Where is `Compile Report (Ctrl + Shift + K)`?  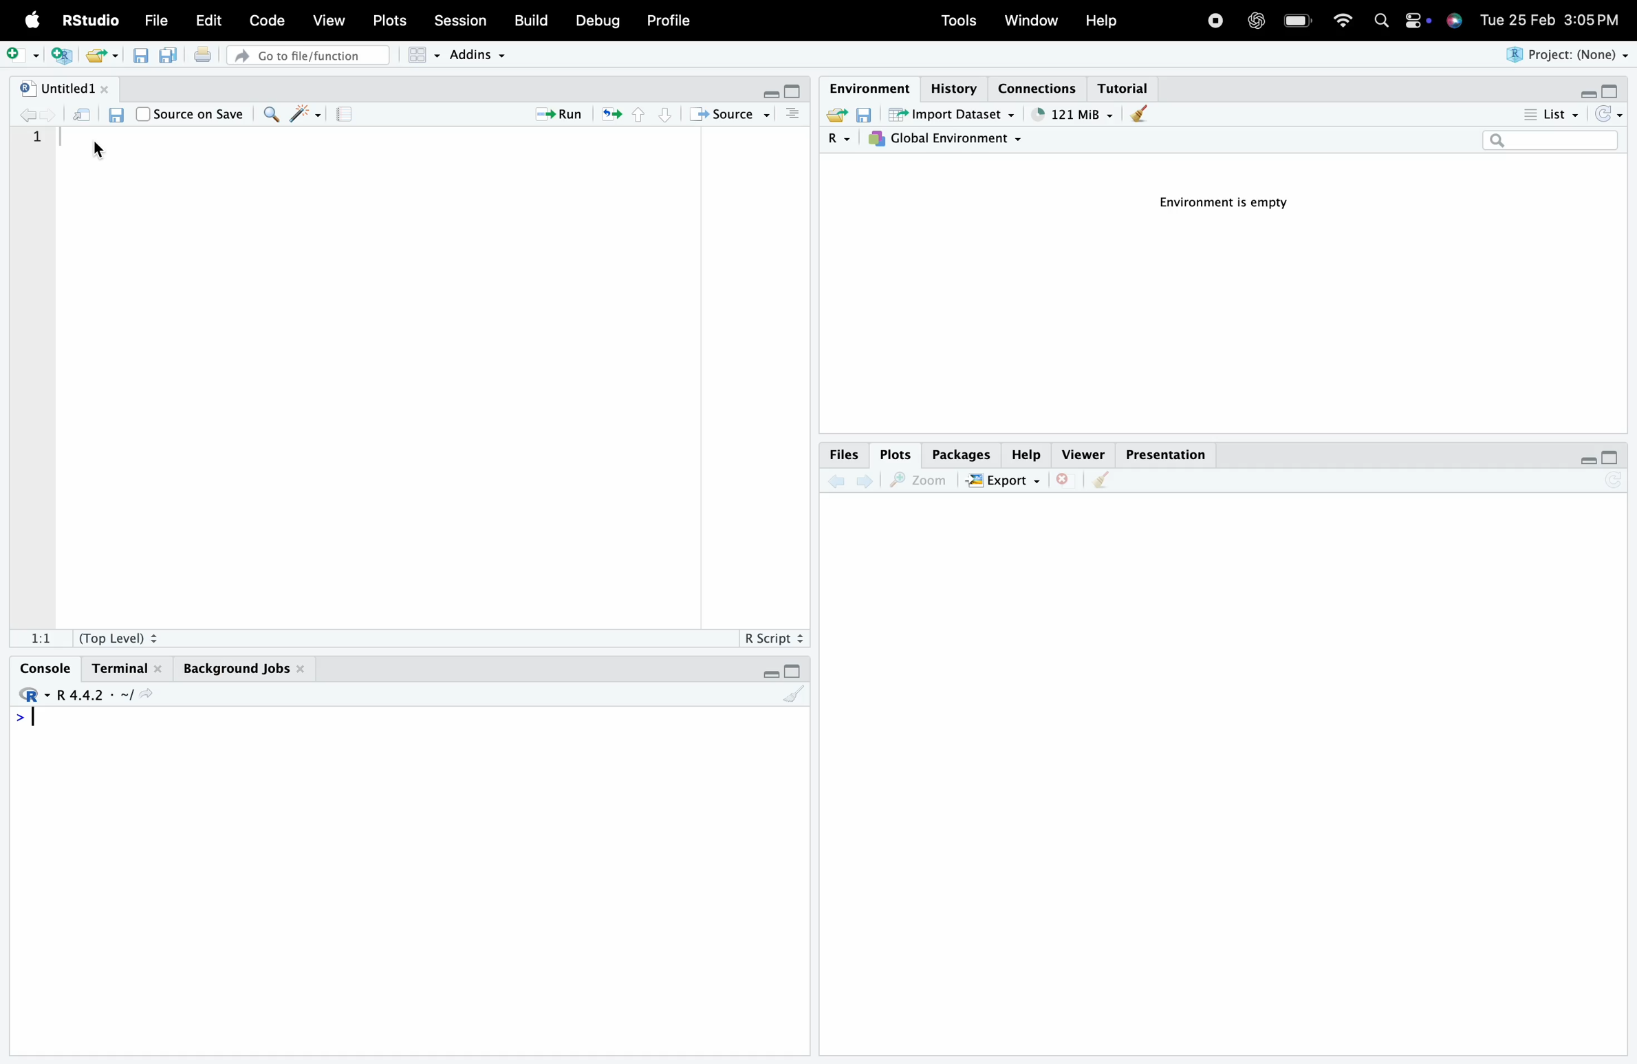
Compile Report (Ctrl + Shift + K) is located at coordinates (343, 113).